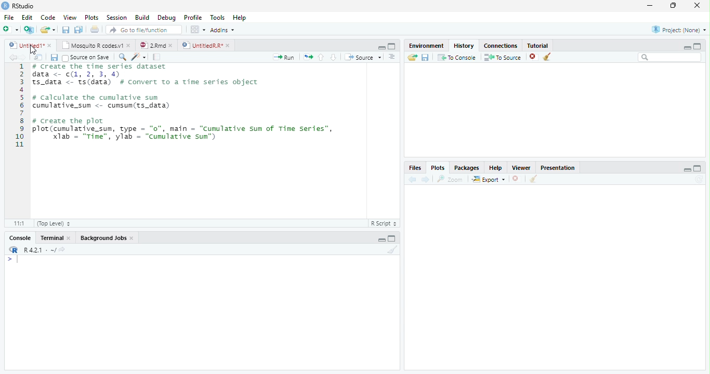  What do you see at coordinates (29, 19) in the screenshot?
I see `Edit` at bounding box center [29, 19].